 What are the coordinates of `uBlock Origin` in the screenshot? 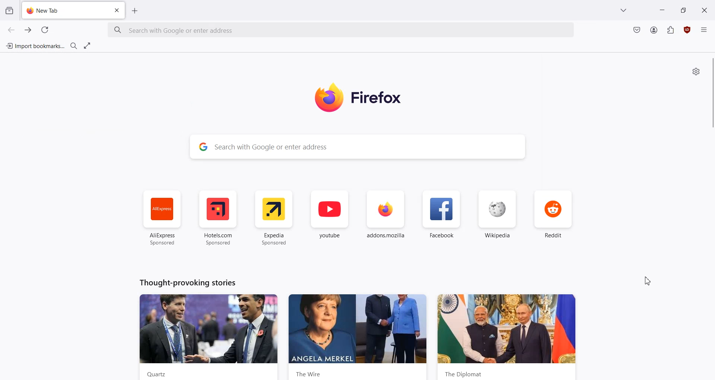 It's located at (688, 30).